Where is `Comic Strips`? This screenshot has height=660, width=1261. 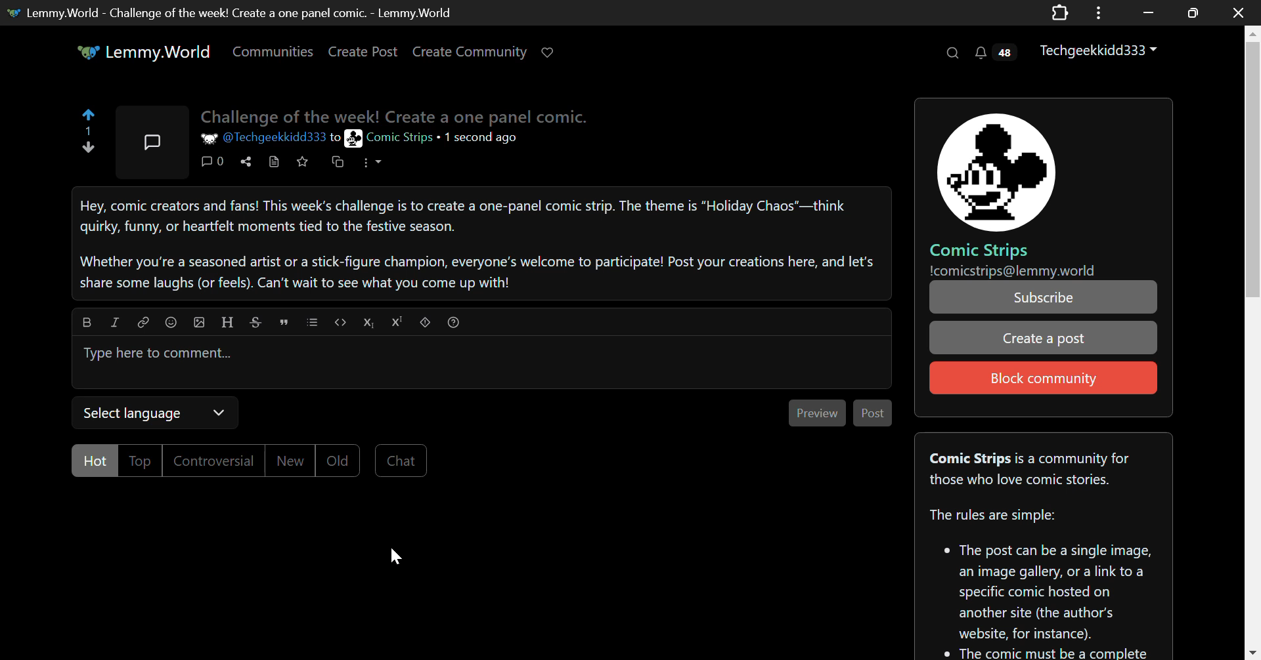
Comic Strips is located at coordinates (387, 139).